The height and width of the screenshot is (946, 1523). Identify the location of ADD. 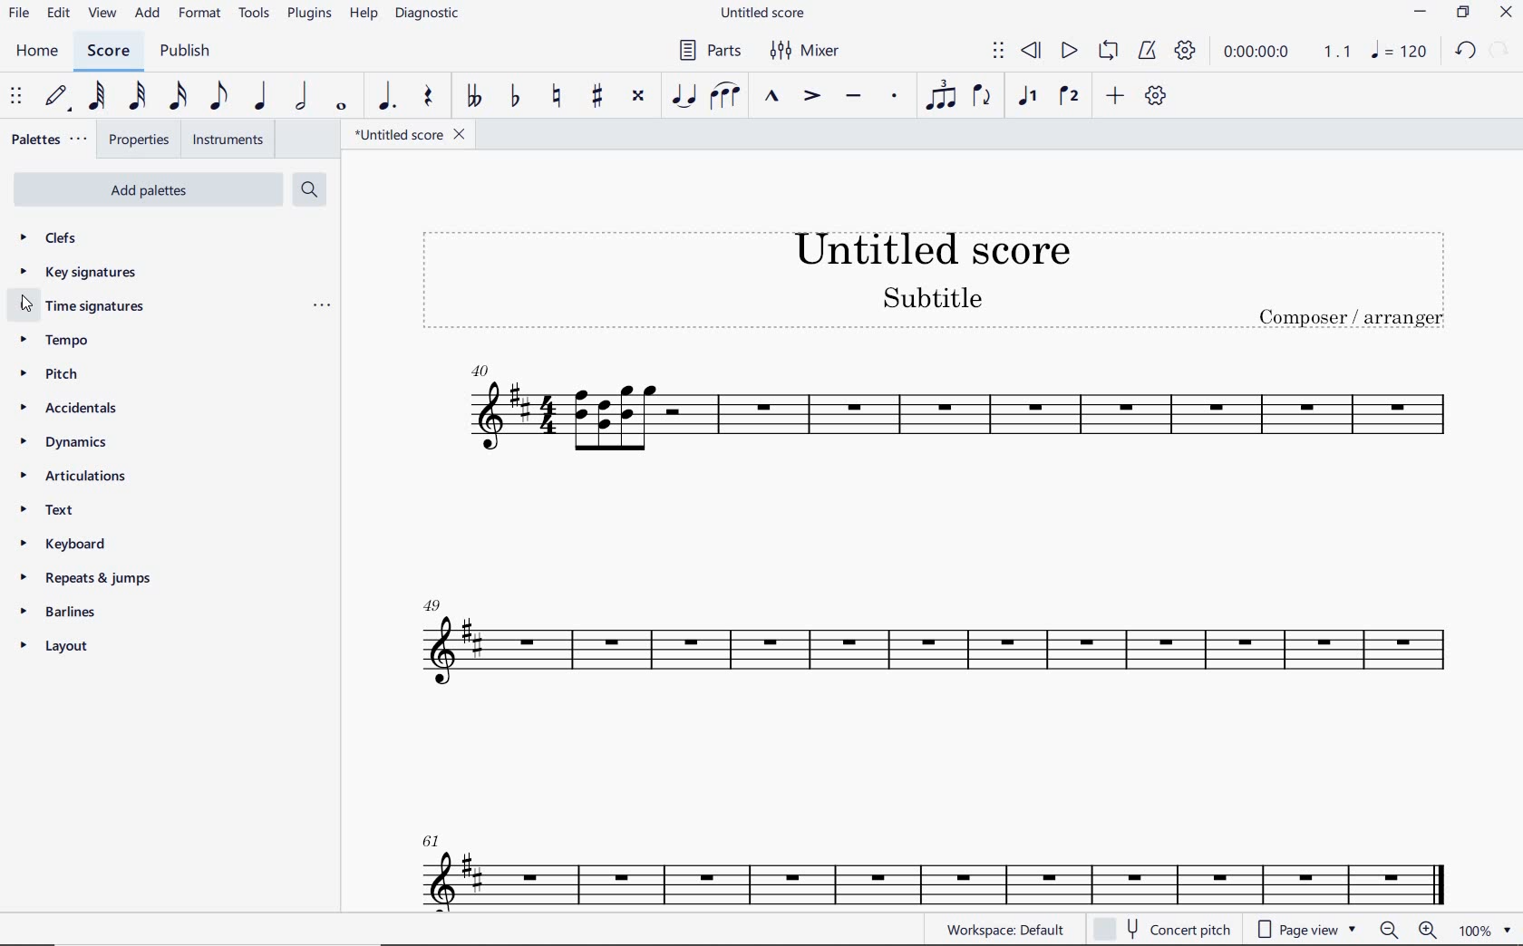
(149, 14).